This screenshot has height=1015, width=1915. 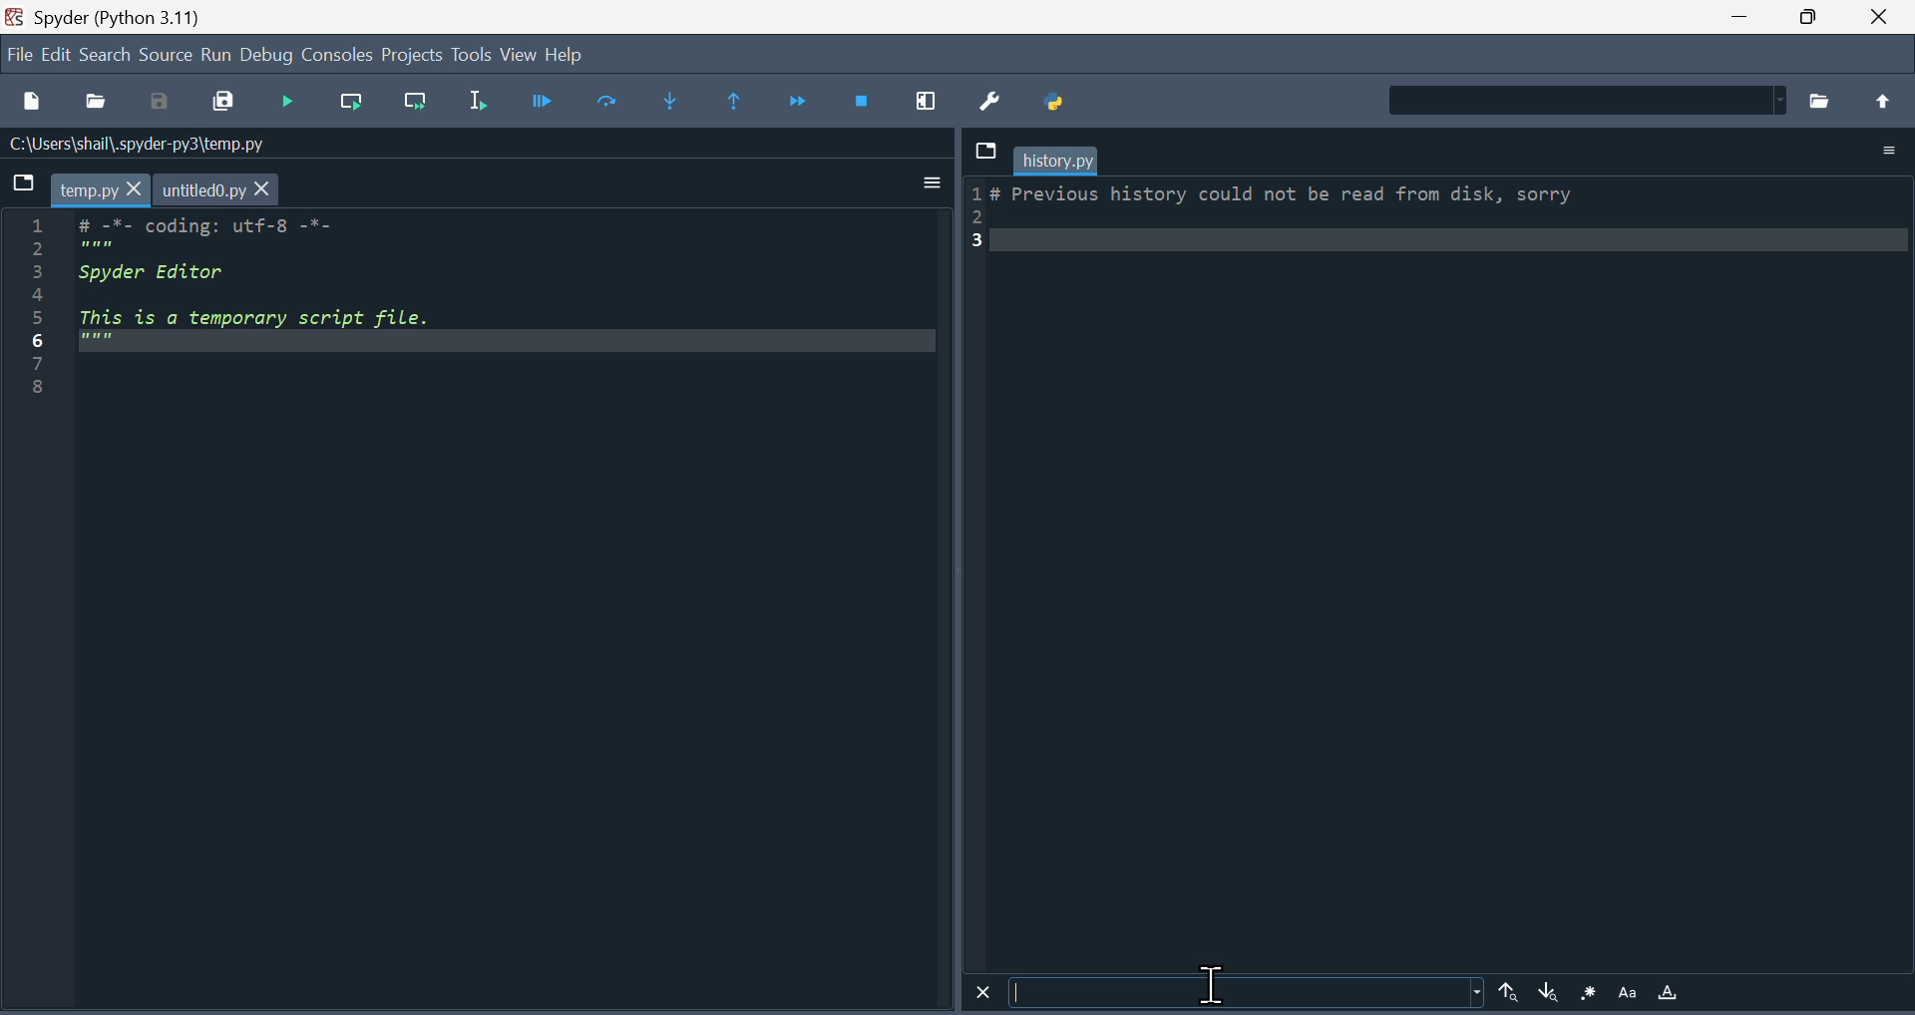 What do you see at coordinates (413, 53) in the screenshot?
I see `Project` at bounding box center [413, 53].